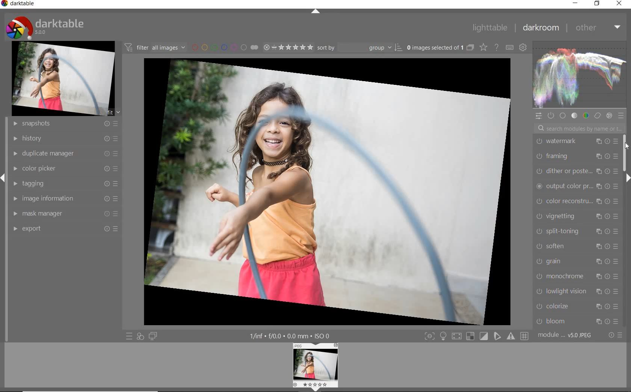  What do you see at coordinates (577, 306) in the screenshot?
I see `colorize` at bounding box center [577, 306].